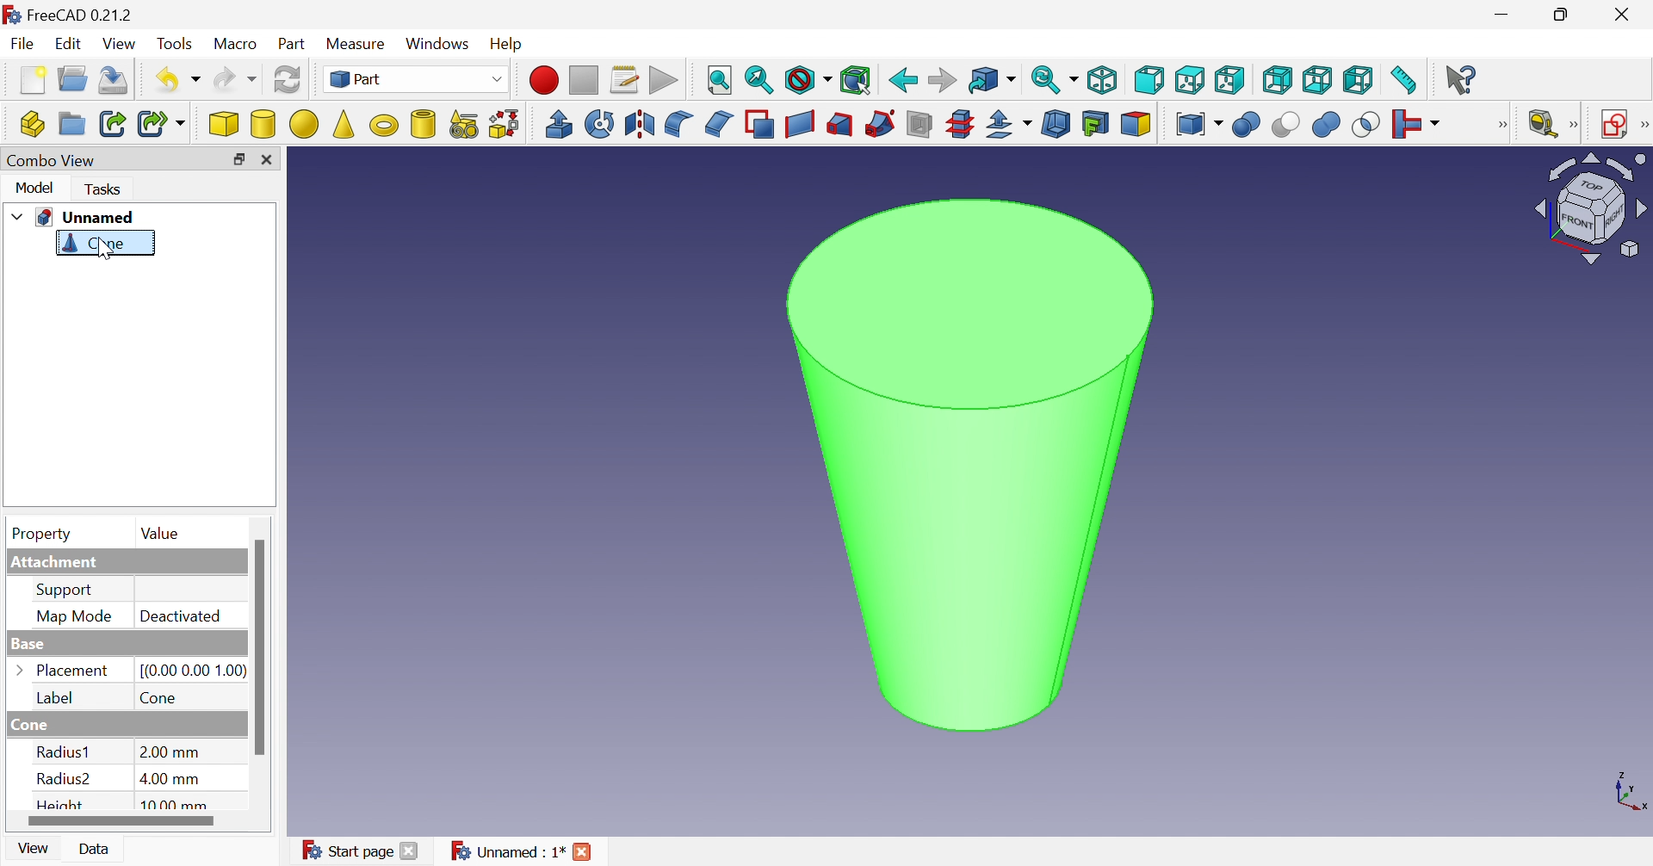 The width and height of the screenshot is (1653, 866). Describe the element at coordinates (61, 780) in the screenshot. I see `Radius2` at that location.